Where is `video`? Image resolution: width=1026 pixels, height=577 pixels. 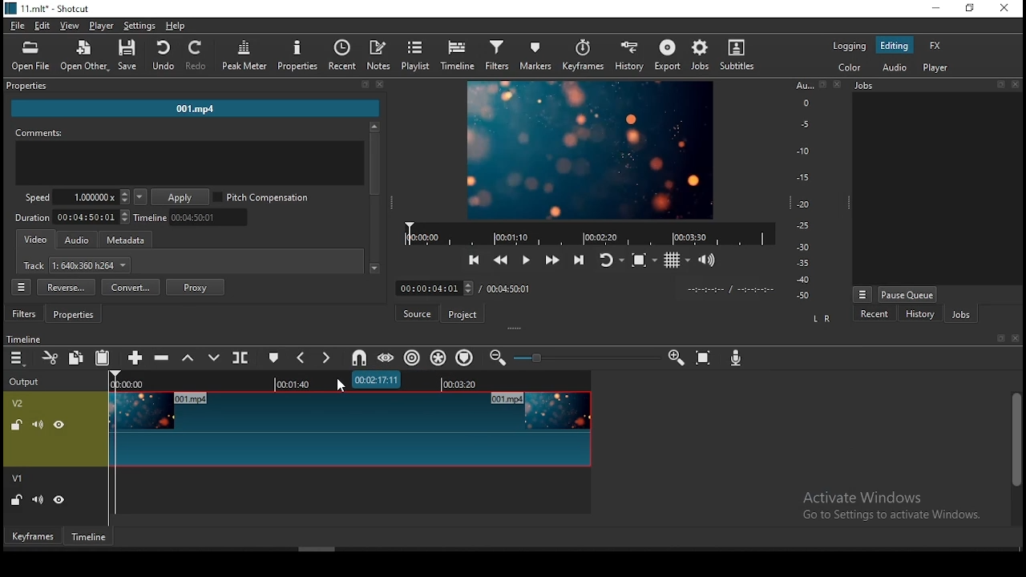
video is located at coordinates (37, 240).